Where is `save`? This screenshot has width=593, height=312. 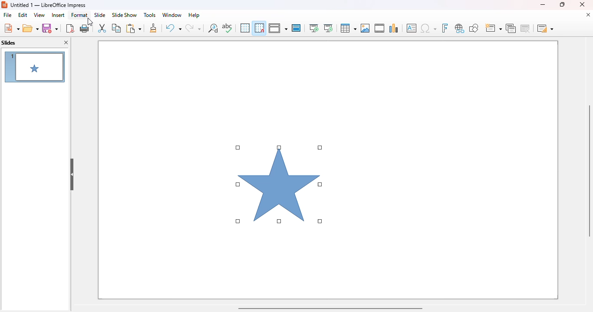 save is located at coordinates (50, 28).